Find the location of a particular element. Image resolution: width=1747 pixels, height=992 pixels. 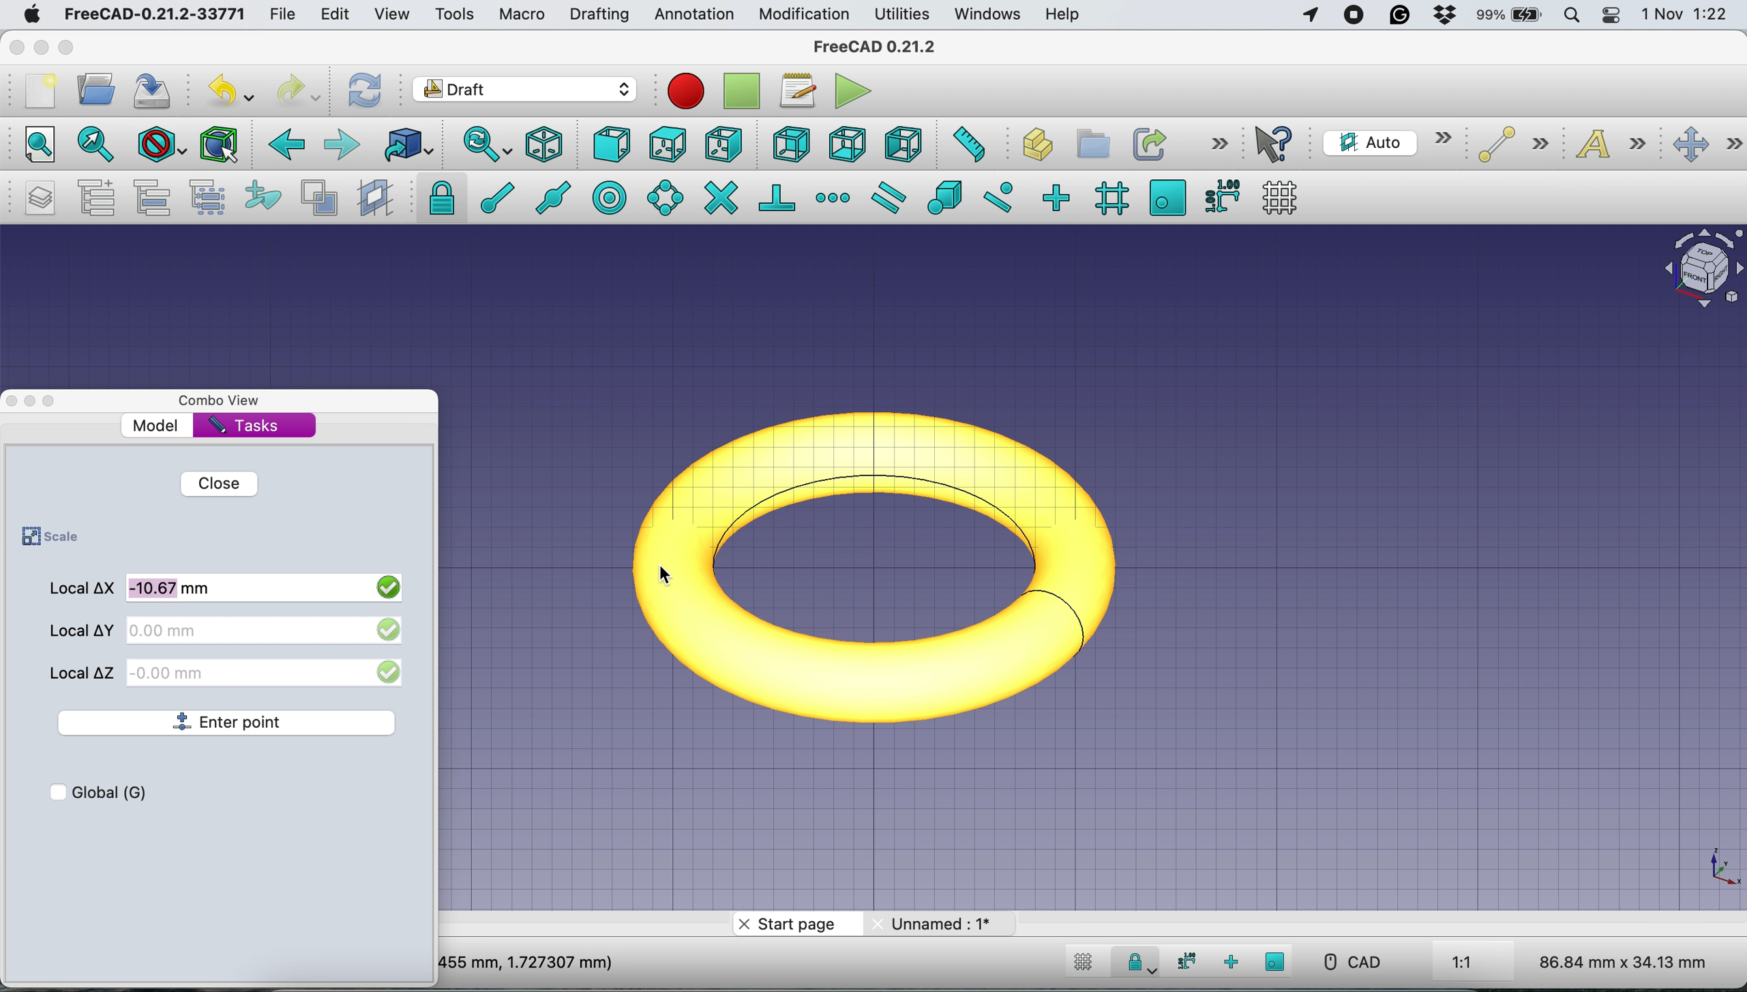

file is located at coordinates (288, 14).